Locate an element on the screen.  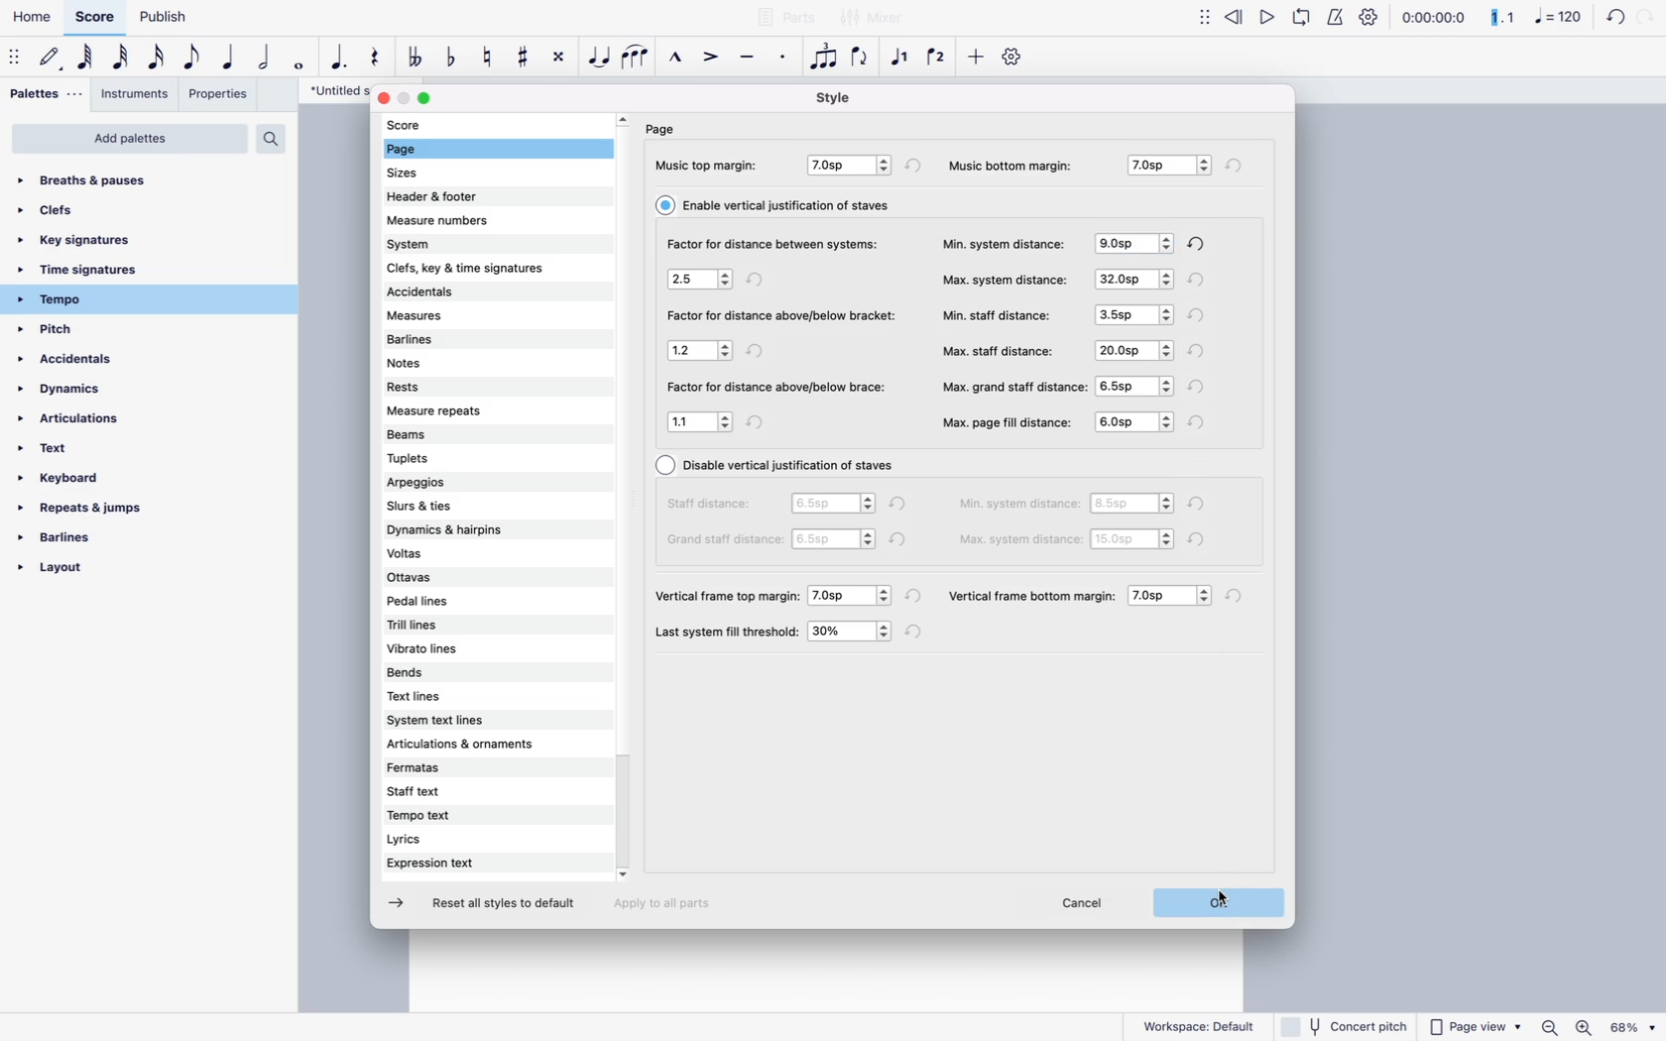
staff text is located at coordinates (459, 793).